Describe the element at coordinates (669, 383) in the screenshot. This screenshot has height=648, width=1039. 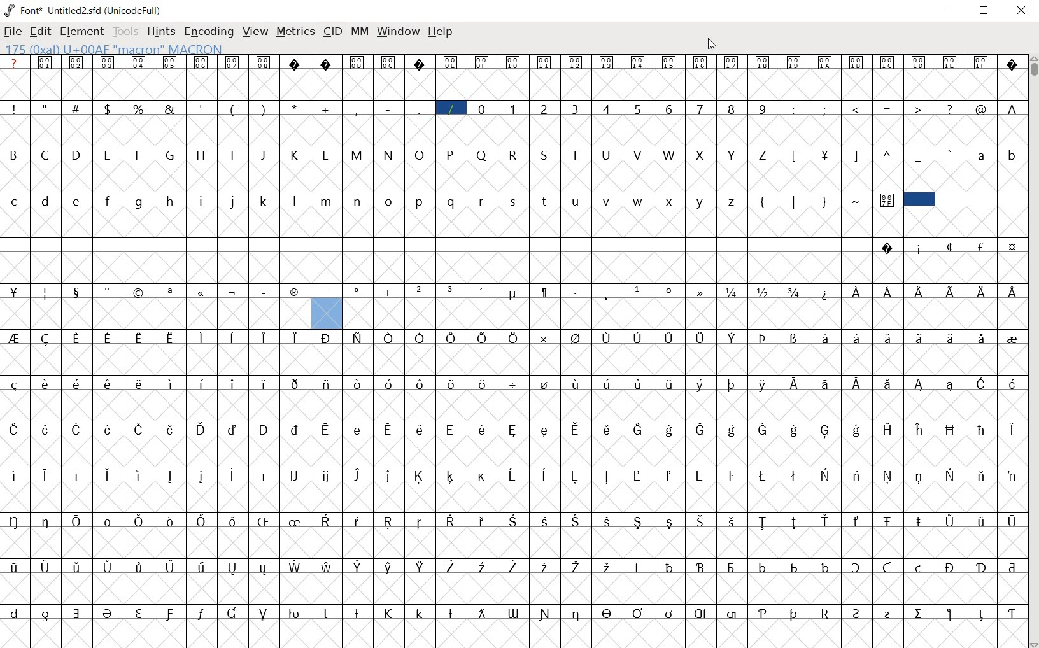
I see `Symbol` at that location.